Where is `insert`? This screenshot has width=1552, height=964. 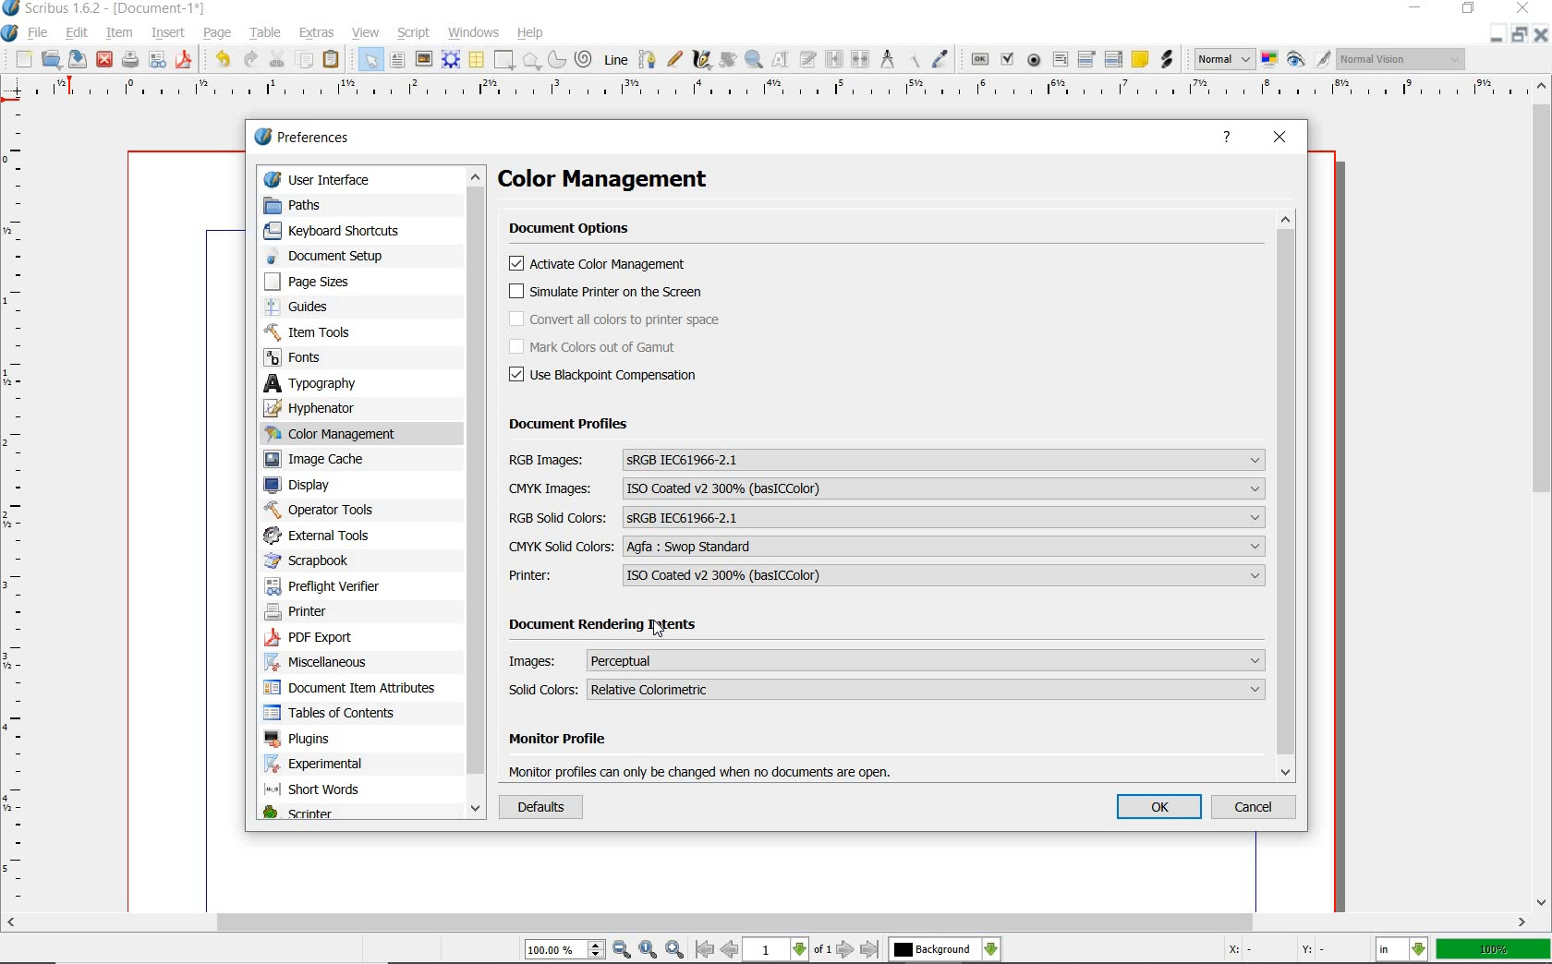 insert is located at coordinates (168, 31).